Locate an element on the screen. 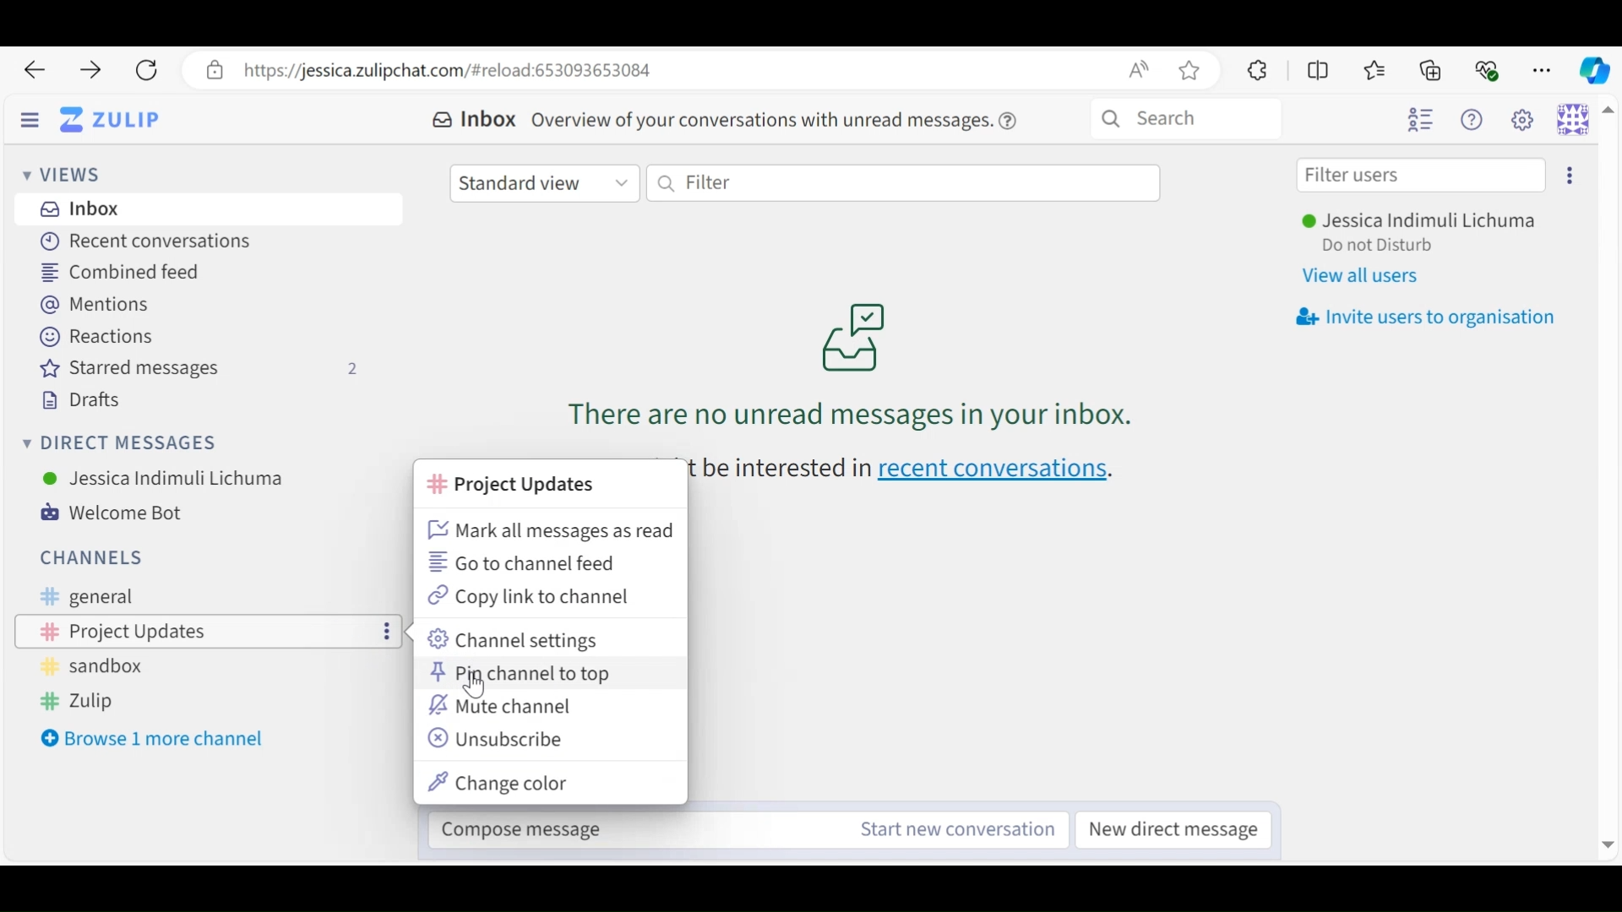 This screenshot has height=912, width=1622. Collections is located at coordinates (1433, 69).